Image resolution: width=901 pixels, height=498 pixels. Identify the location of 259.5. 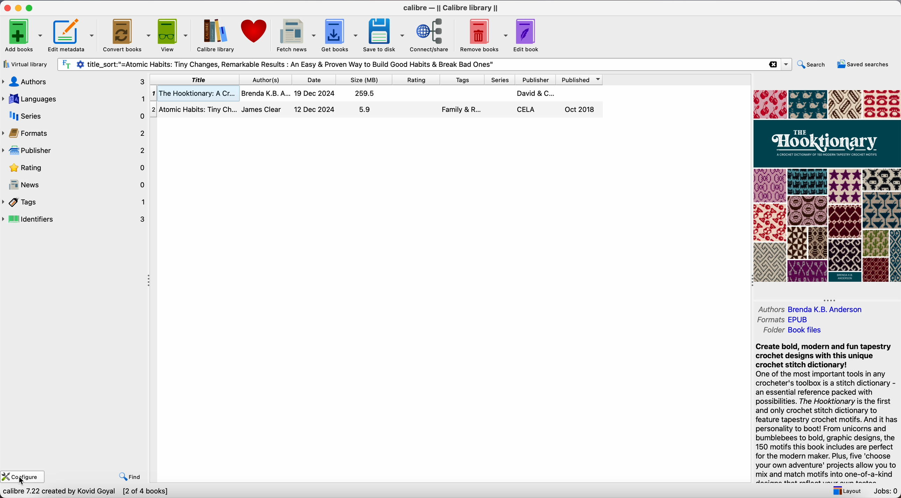
(366, 93).